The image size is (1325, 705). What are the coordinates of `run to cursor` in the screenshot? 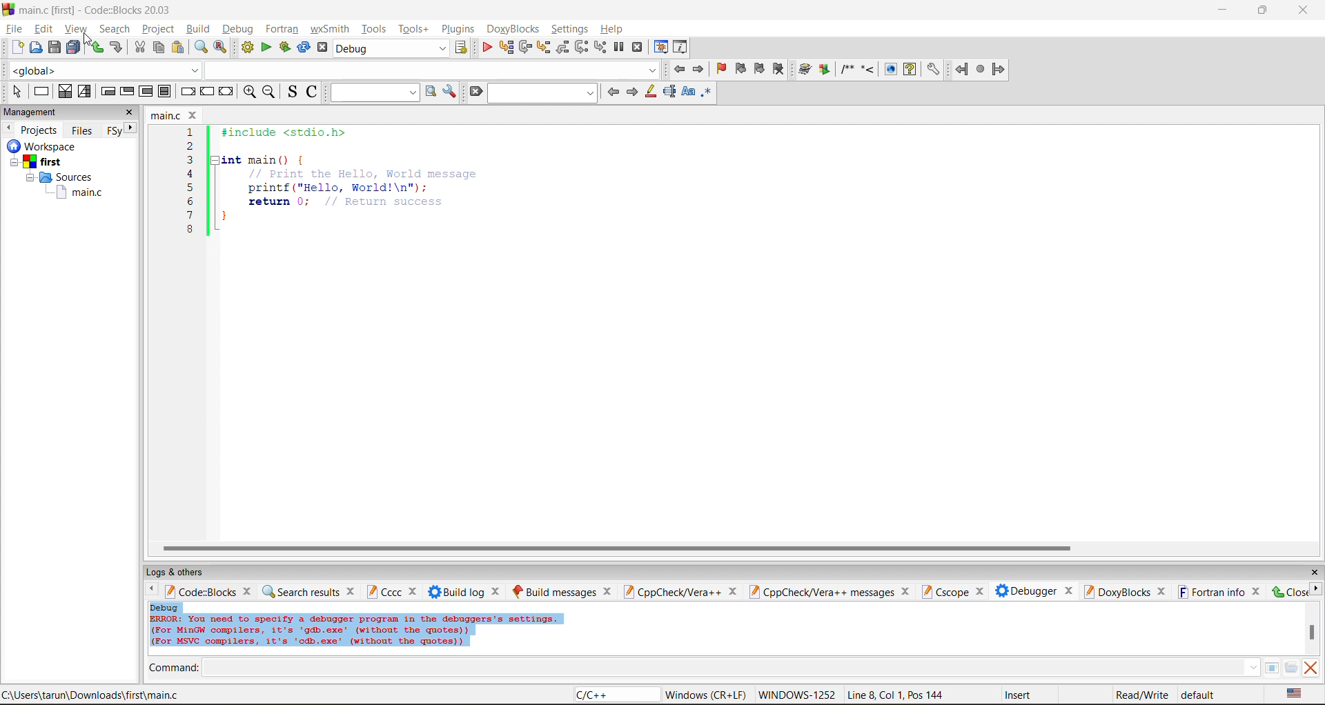 It's located at (507, 48).